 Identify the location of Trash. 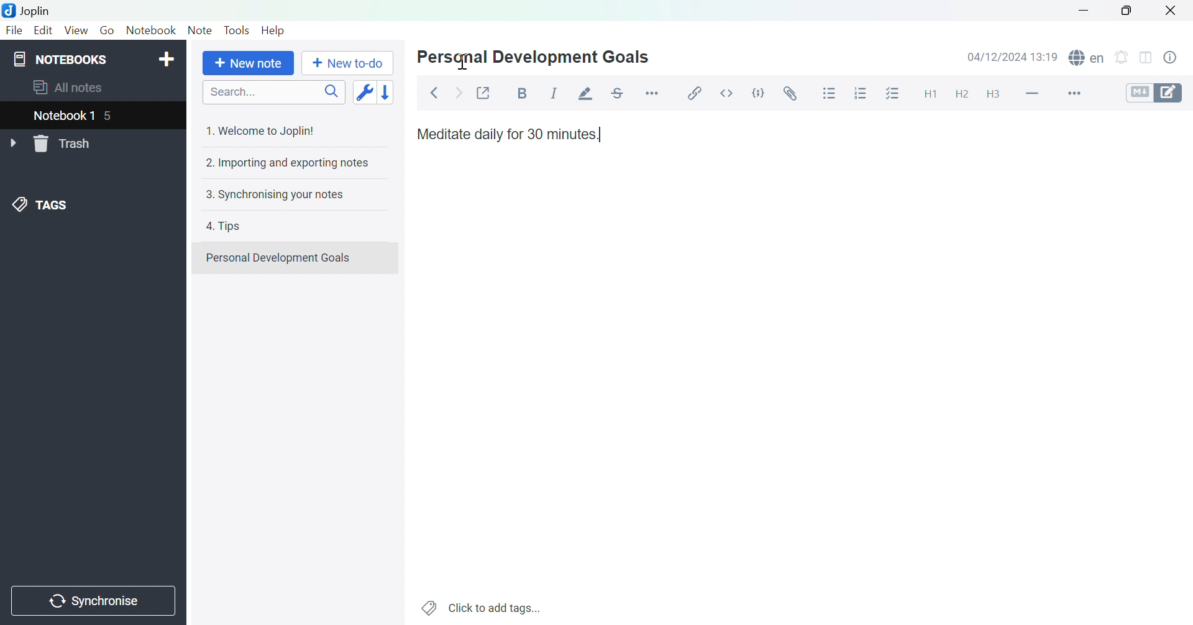
(65, 145).